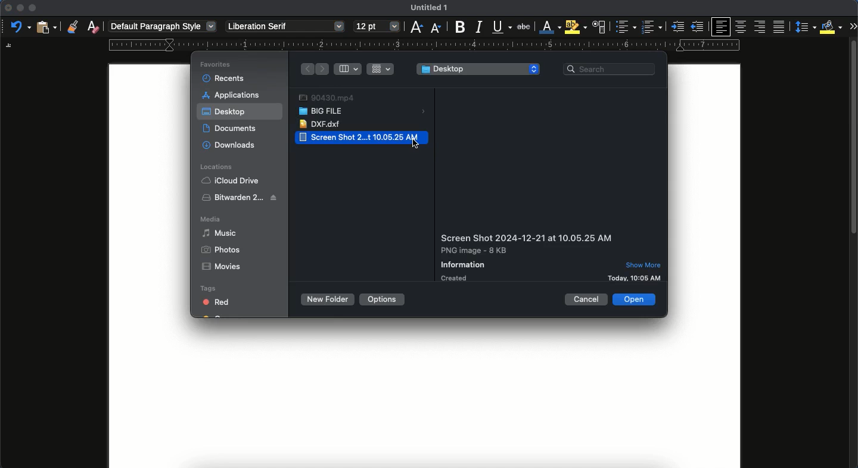 The image size is (858, 468). Describe the element at coordinates (93, 26) in the screenshot. I see `clear formatting ` at that location.